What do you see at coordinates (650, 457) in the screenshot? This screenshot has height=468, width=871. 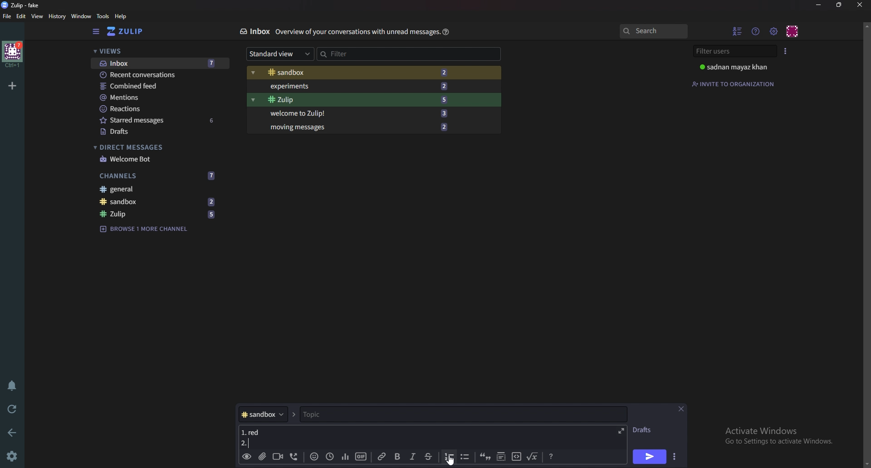 I see `Send` at bounding box center [650, 457].